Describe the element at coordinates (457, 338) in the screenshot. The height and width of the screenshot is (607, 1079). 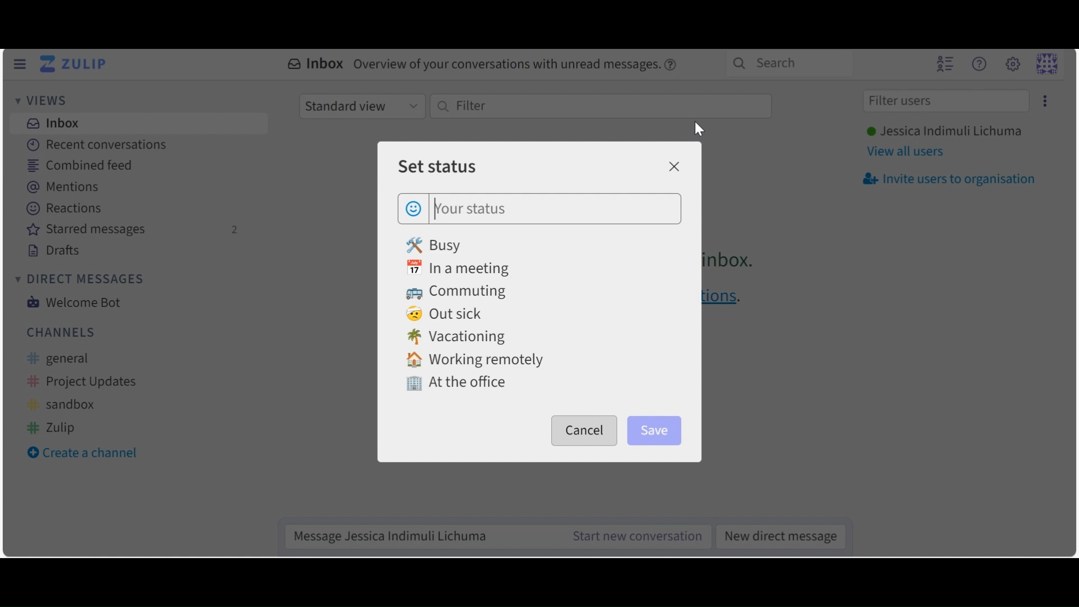
I see `Vacationing` at that location.